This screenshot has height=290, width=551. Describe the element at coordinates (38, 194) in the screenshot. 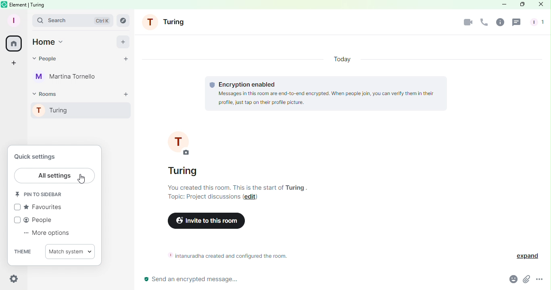

I see `Pin to sidebar` at that location.